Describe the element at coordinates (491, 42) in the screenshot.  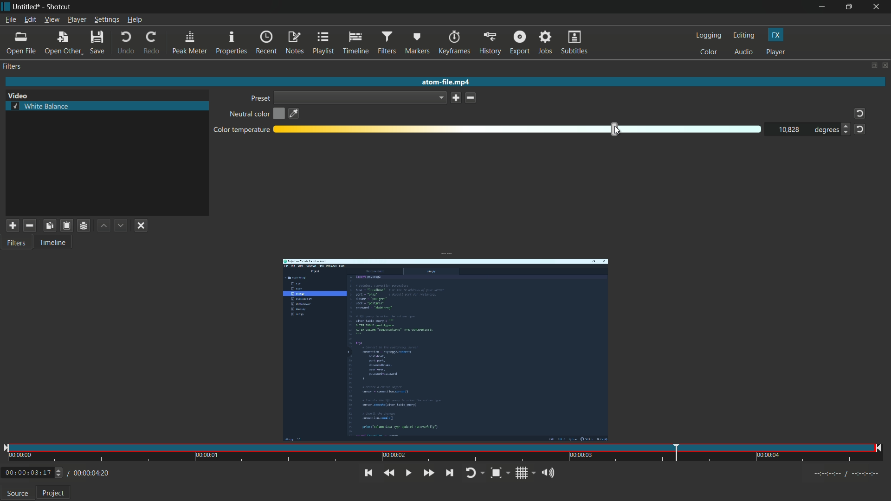
I see `history` at that location.